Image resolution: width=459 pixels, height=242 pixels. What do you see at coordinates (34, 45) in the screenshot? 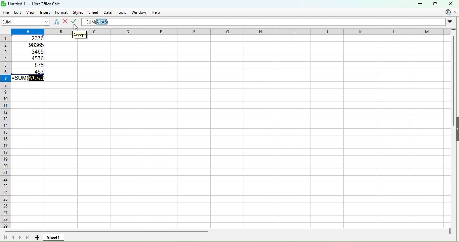
I see `98365` at bounding box center [34, 45].